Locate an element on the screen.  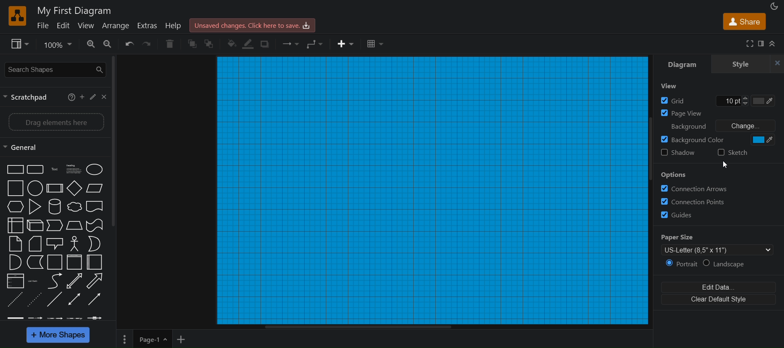
 is located at coordinates (675, 176).